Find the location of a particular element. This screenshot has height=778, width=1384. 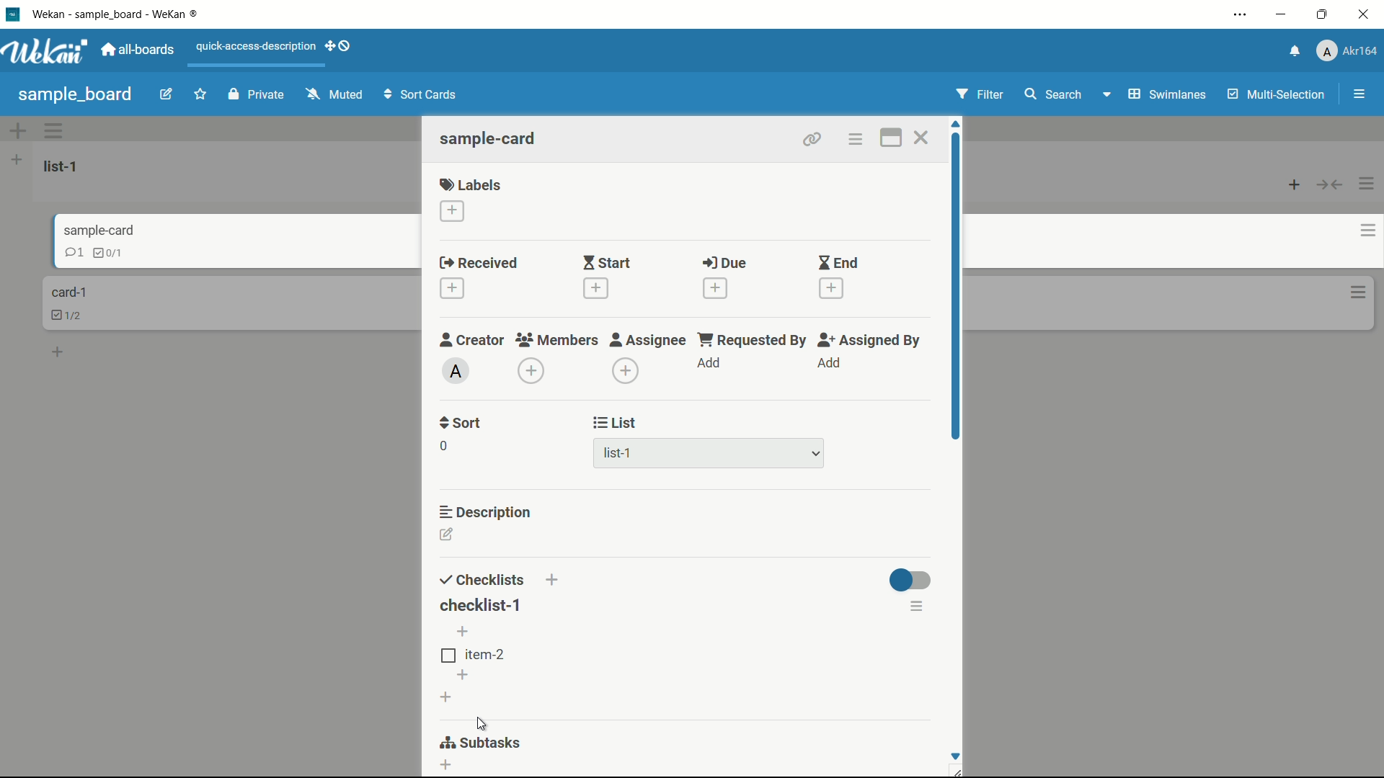

add swimlane is located at coordinates (18, 130).